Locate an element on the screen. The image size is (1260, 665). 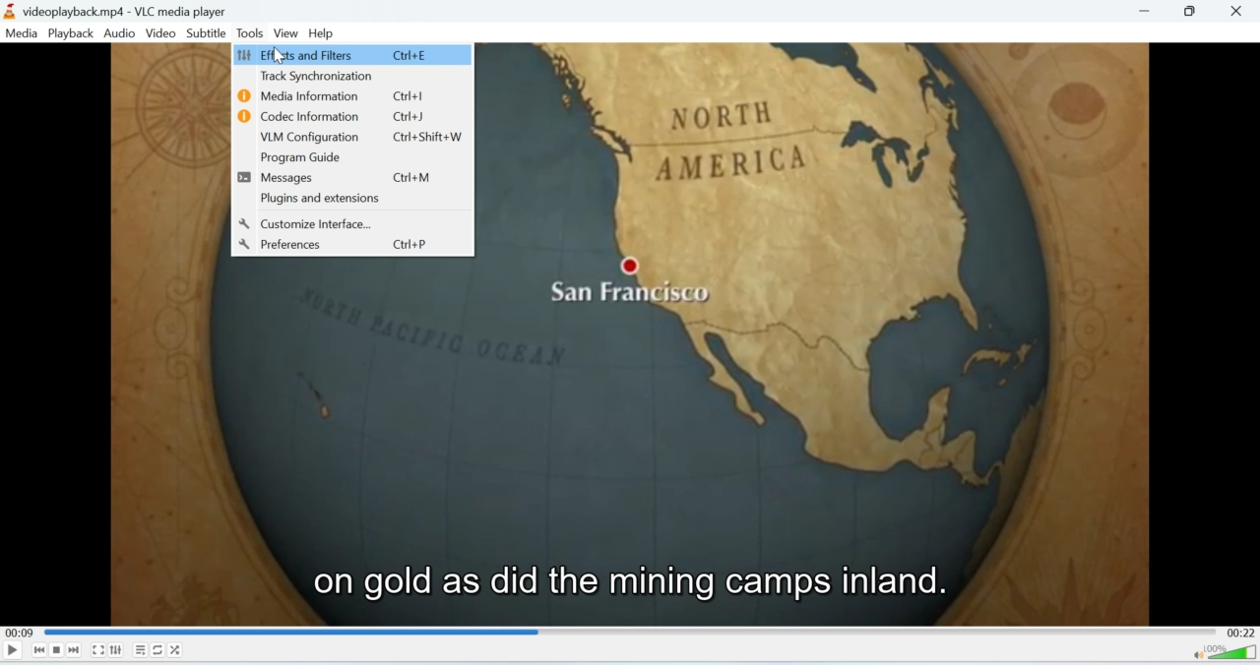
videoplayback.mp4  - vlc media player is located at coordinates (119, 11).